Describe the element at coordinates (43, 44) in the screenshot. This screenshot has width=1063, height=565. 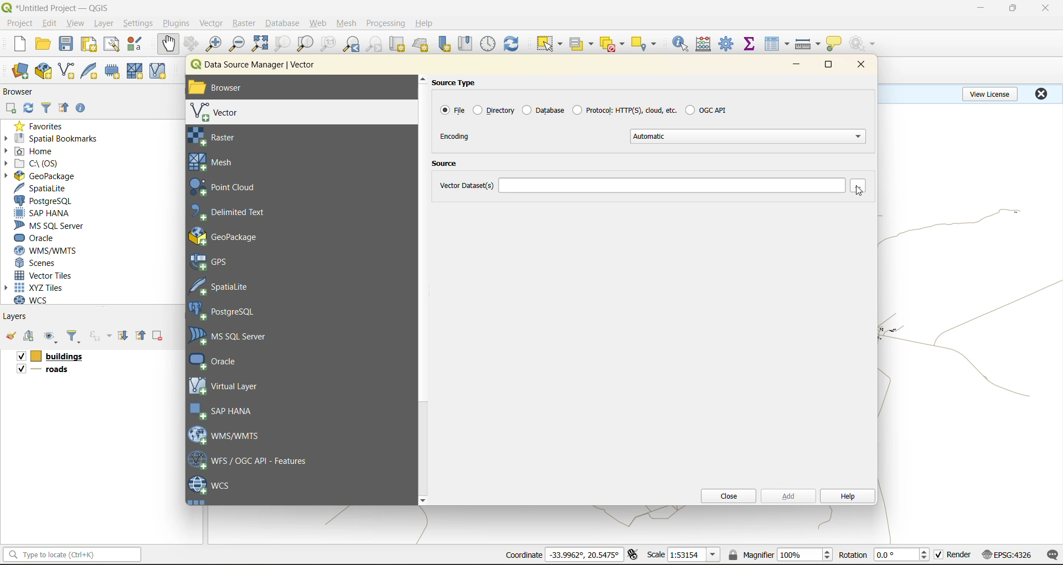
I see `open` at that location.